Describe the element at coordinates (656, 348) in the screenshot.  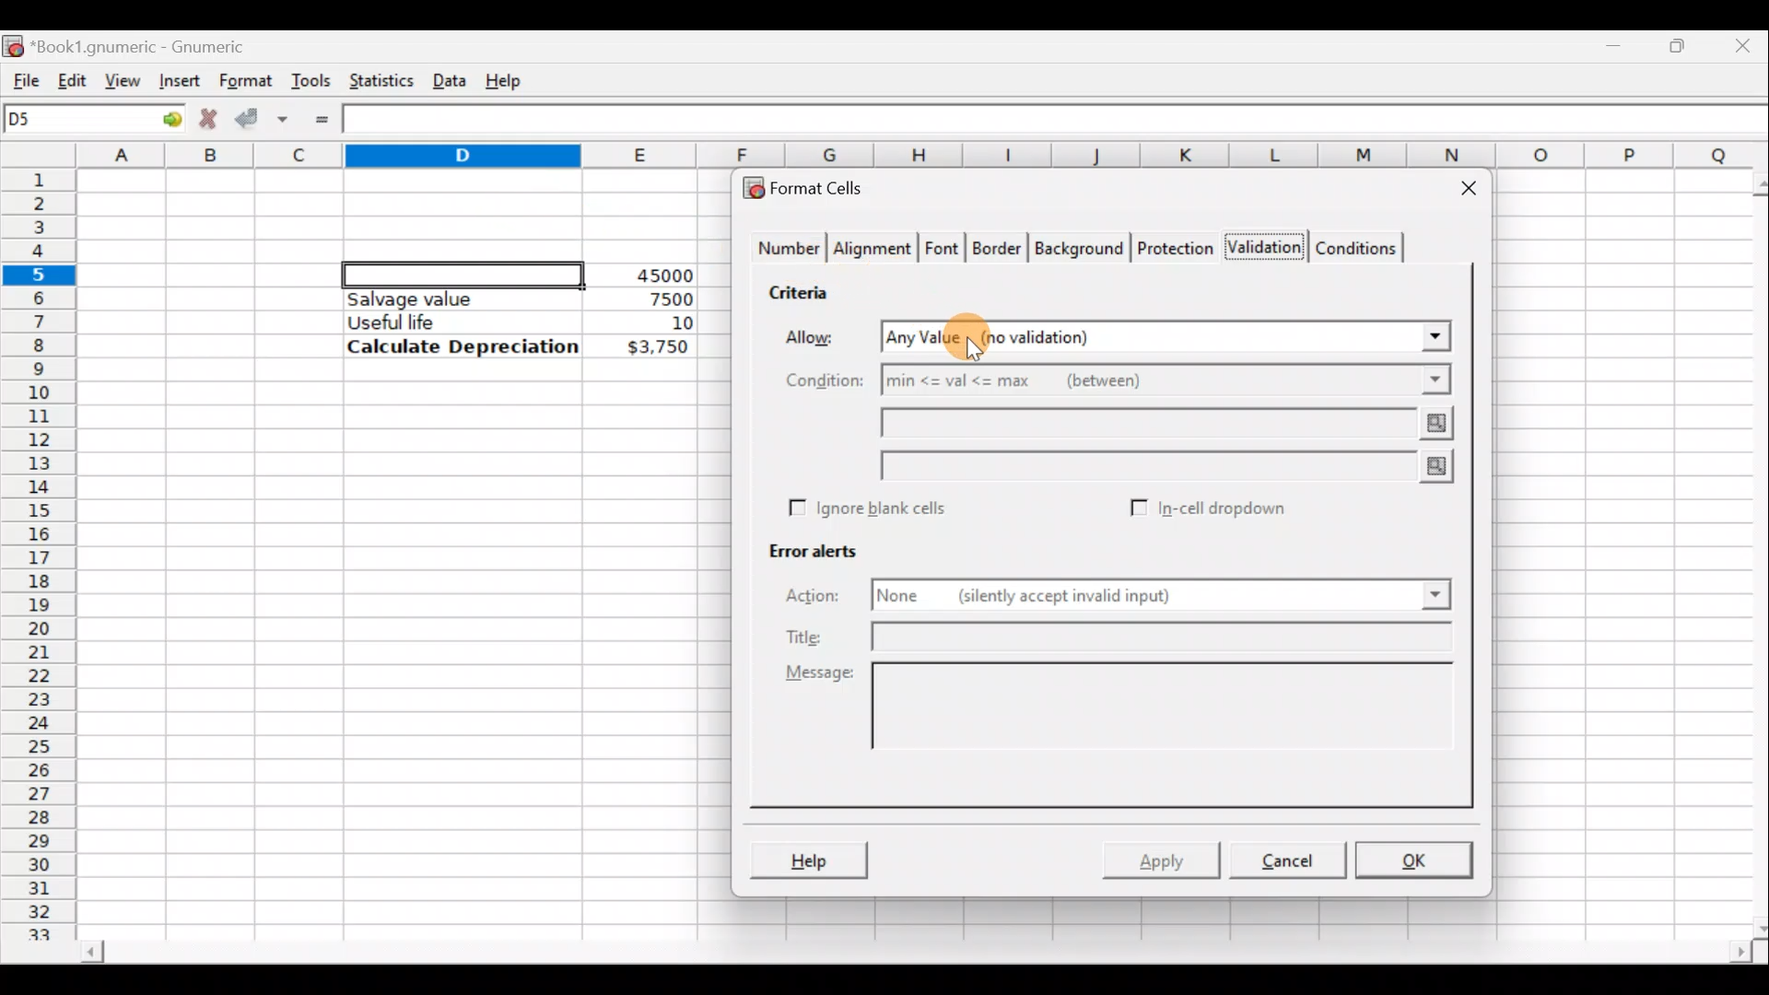
I see `$3,750` at that location.